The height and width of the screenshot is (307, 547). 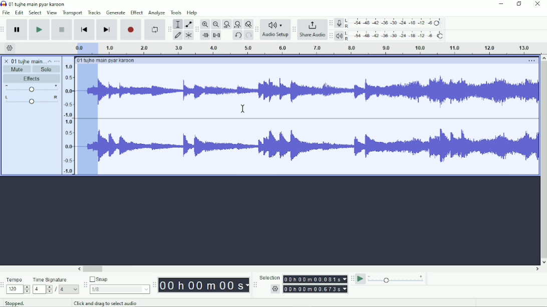 What do you see at coordinates (178, 23) in the screenshot?
I see `Selection tool` at bounding box center [178, 23].